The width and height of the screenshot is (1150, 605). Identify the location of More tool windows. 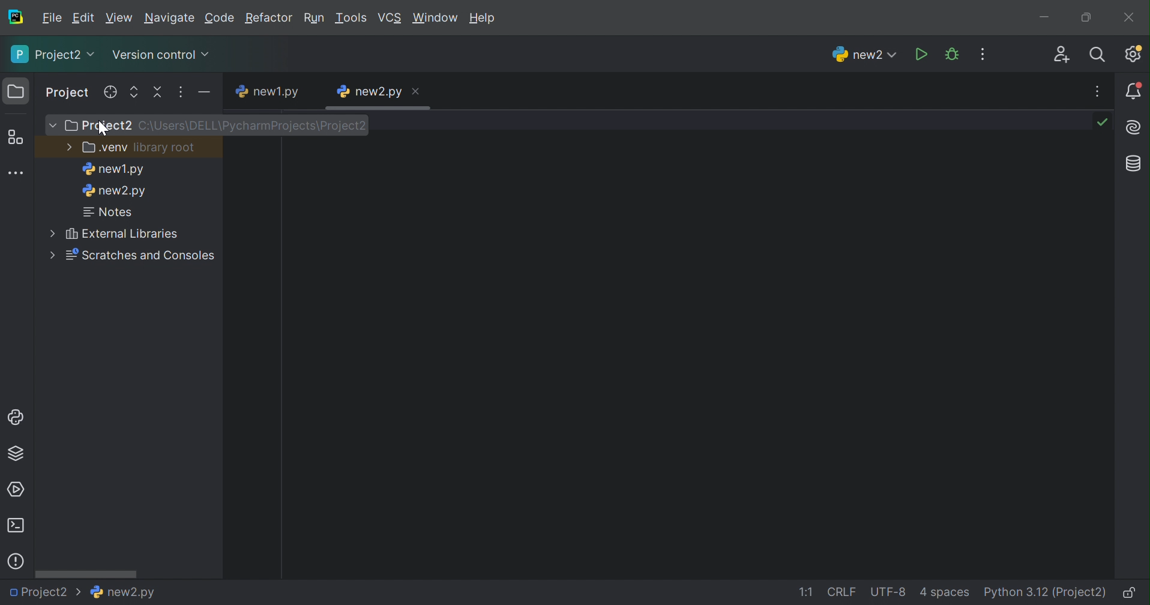
(17, 172).